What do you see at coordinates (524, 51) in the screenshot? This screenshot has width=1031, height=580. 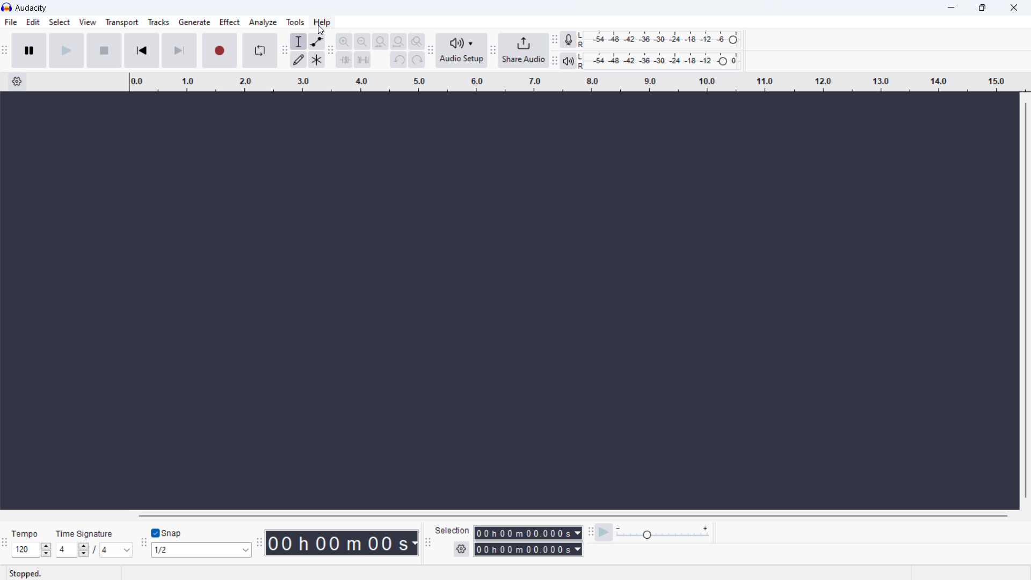 I see `share audio` at bounding box center [524, 51].